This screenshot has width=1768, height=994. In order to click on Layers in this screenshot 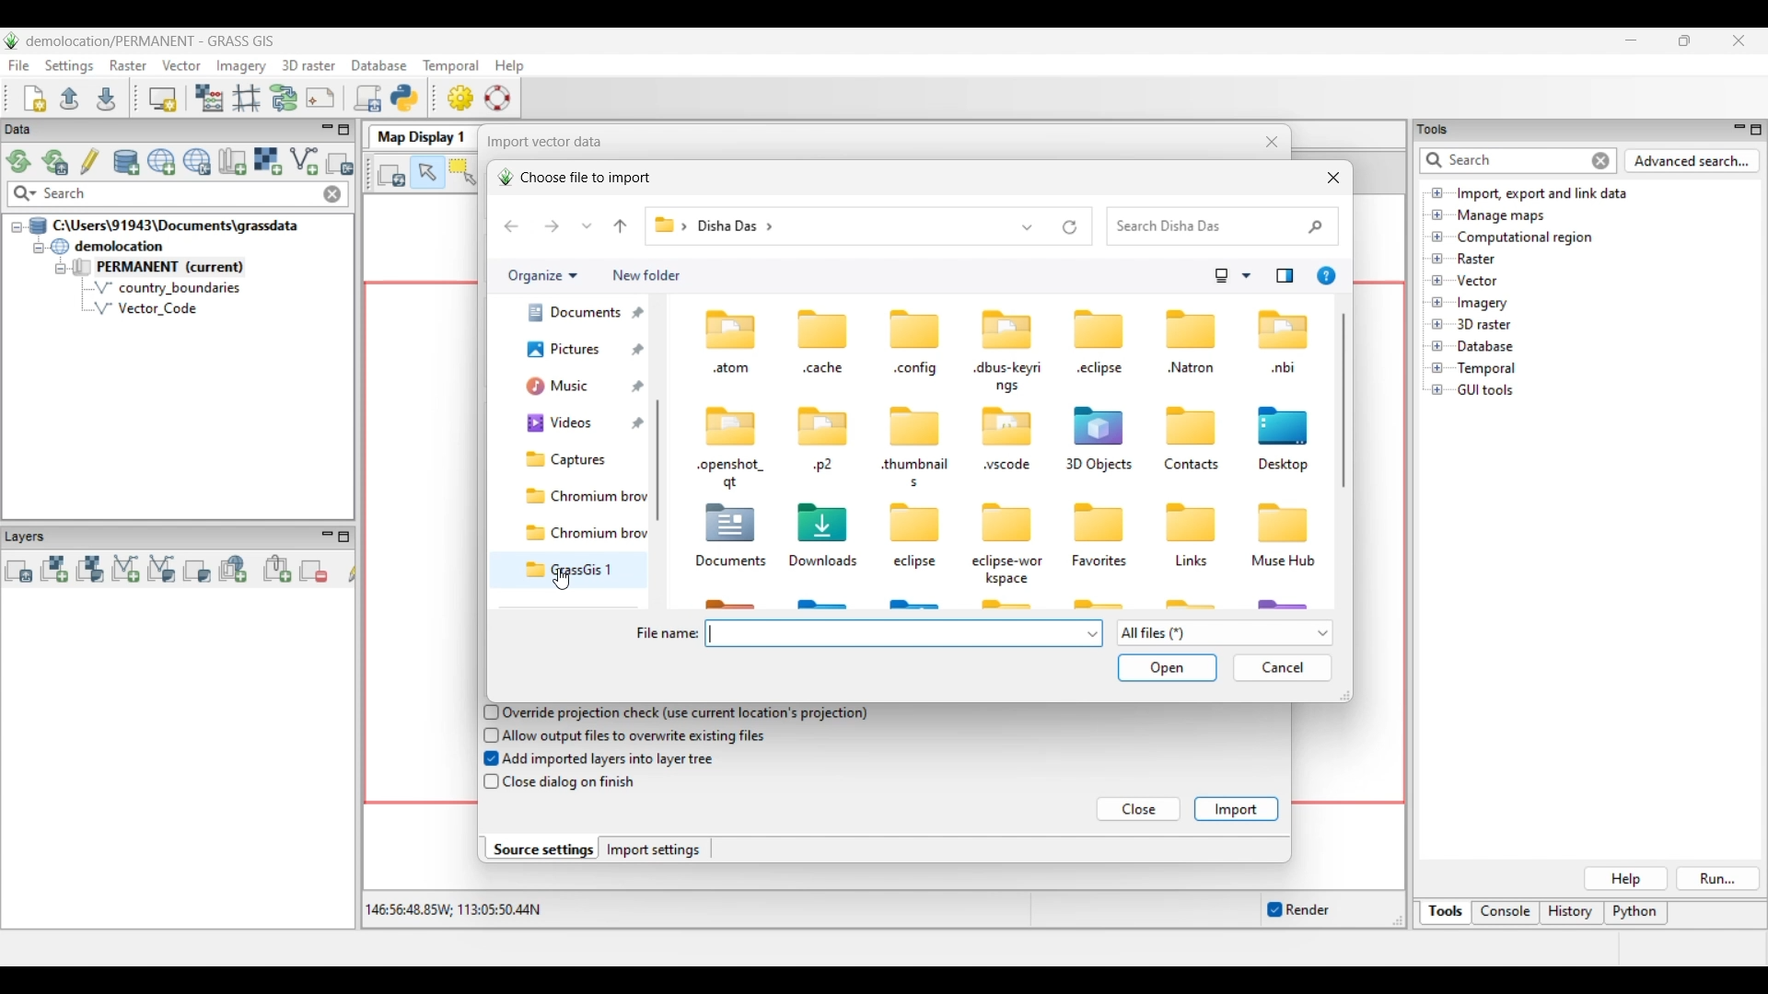, I will do `click(29, 536)`.